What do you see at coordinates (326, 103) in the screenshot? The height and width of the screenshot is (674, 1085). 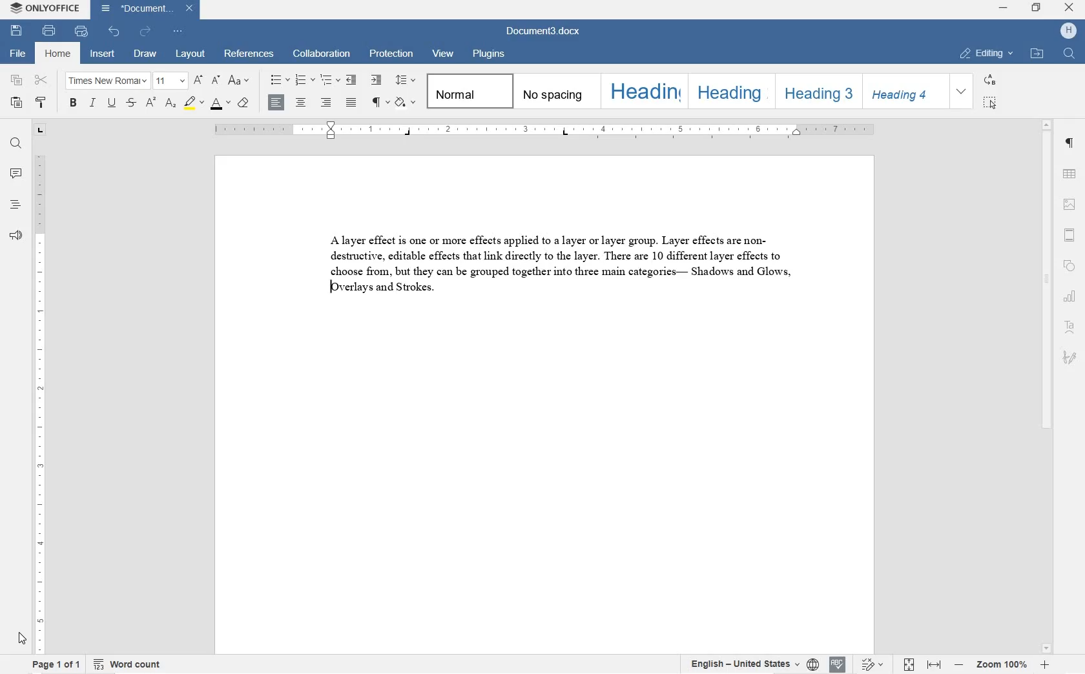 I see `ALIGN RIGHT` at bounding box center [326, 103].